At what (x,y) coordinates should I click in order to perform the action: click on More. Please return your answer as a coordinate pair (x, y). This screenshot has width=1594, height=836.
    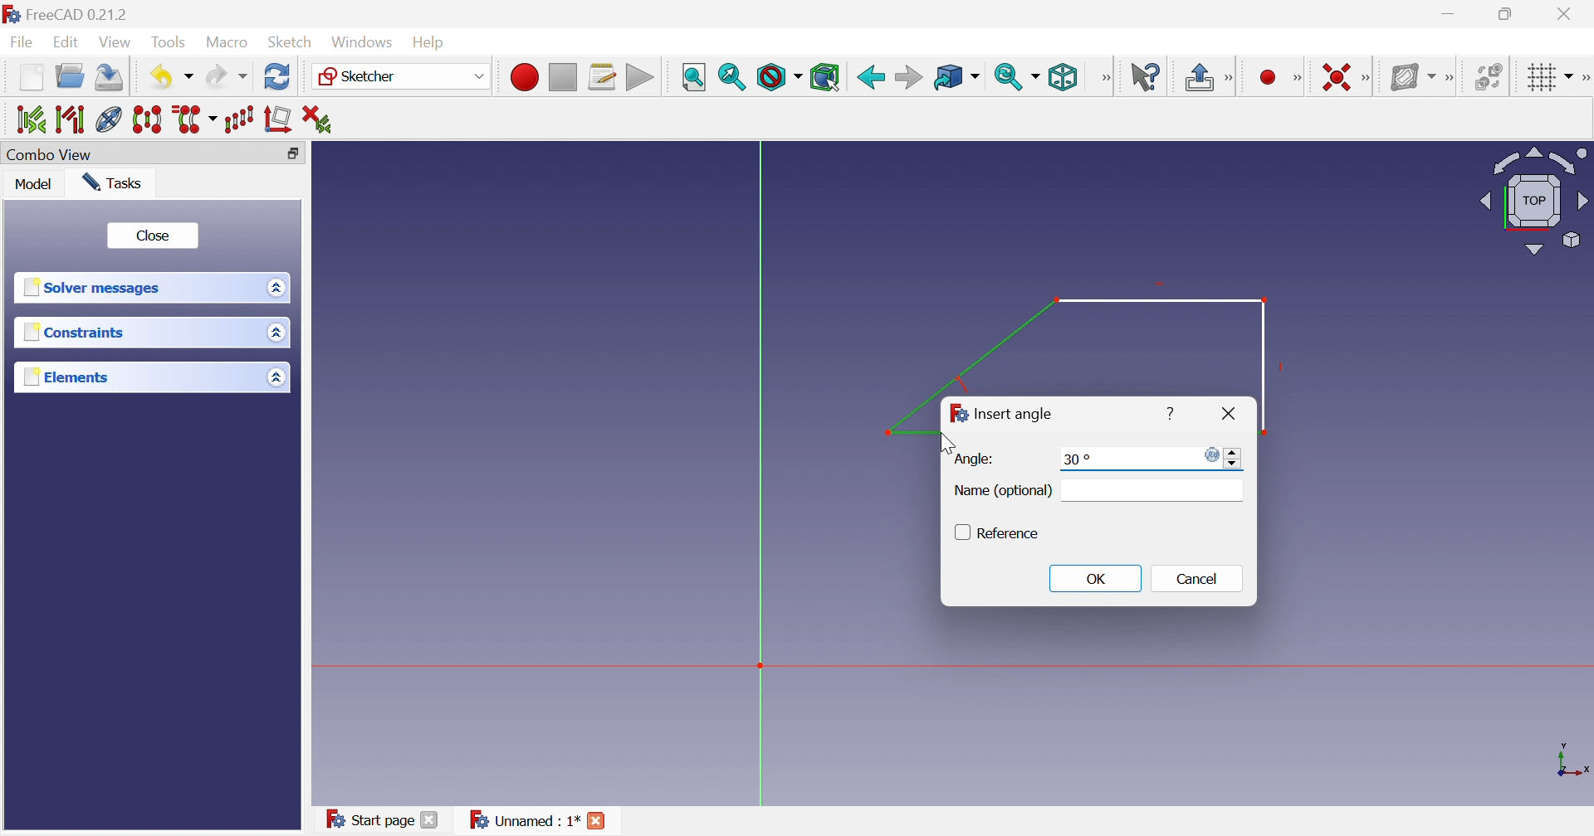
    Looking at the image, I should click on (1368, 76).